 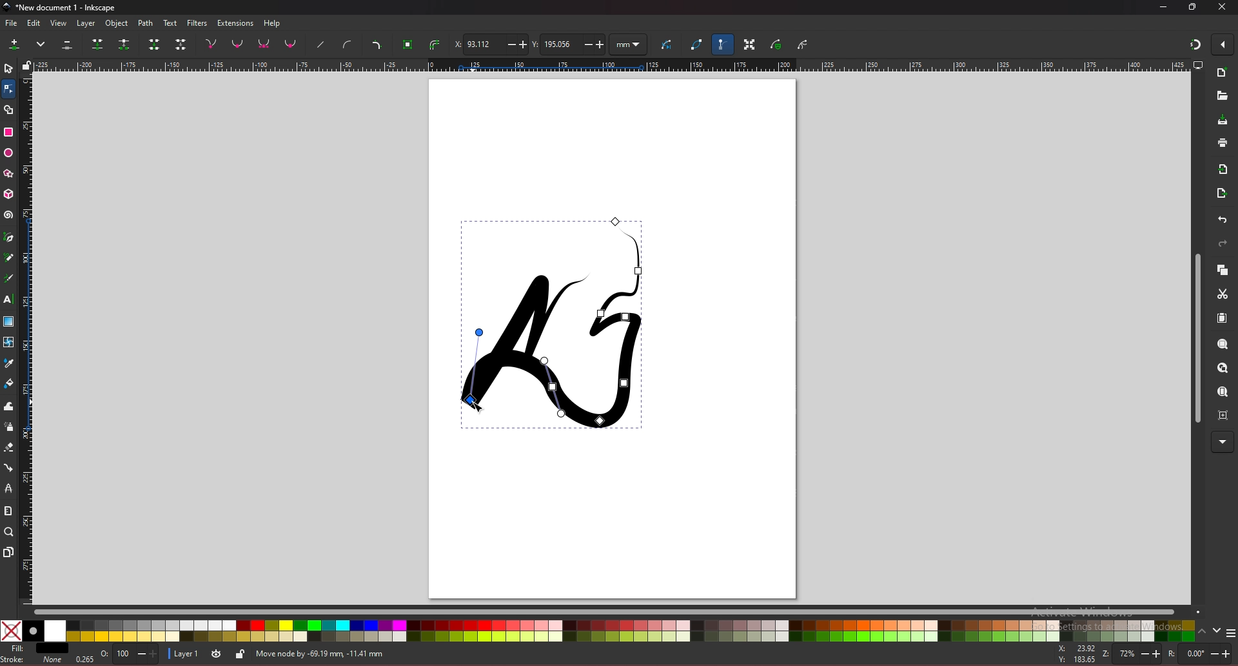 What do you see at coordinates (83, 658) in the screenshot?
I see `0.265` at bounding box center [83, 658].